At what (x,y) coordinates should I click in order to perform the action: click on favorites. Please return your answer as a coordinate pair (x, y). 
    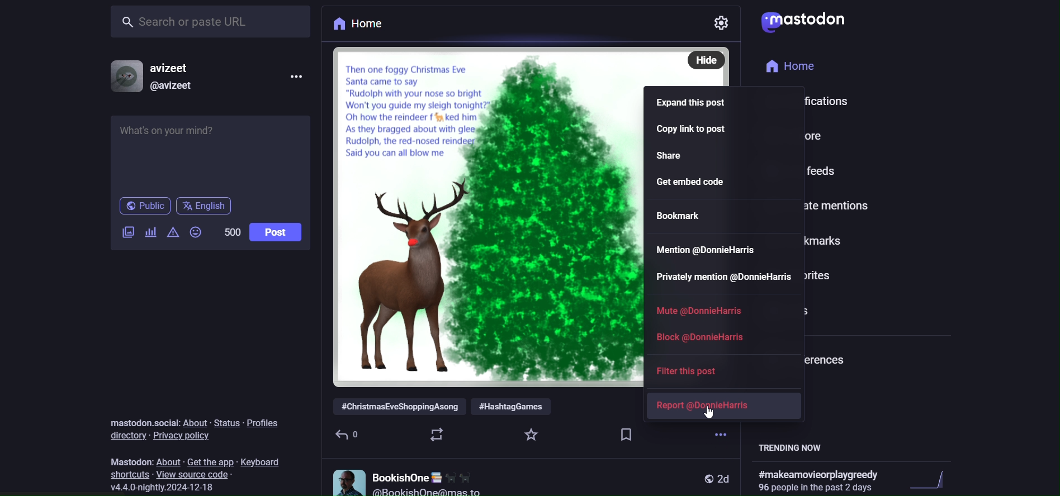
    Looking at the image, I should click on (818, 274).